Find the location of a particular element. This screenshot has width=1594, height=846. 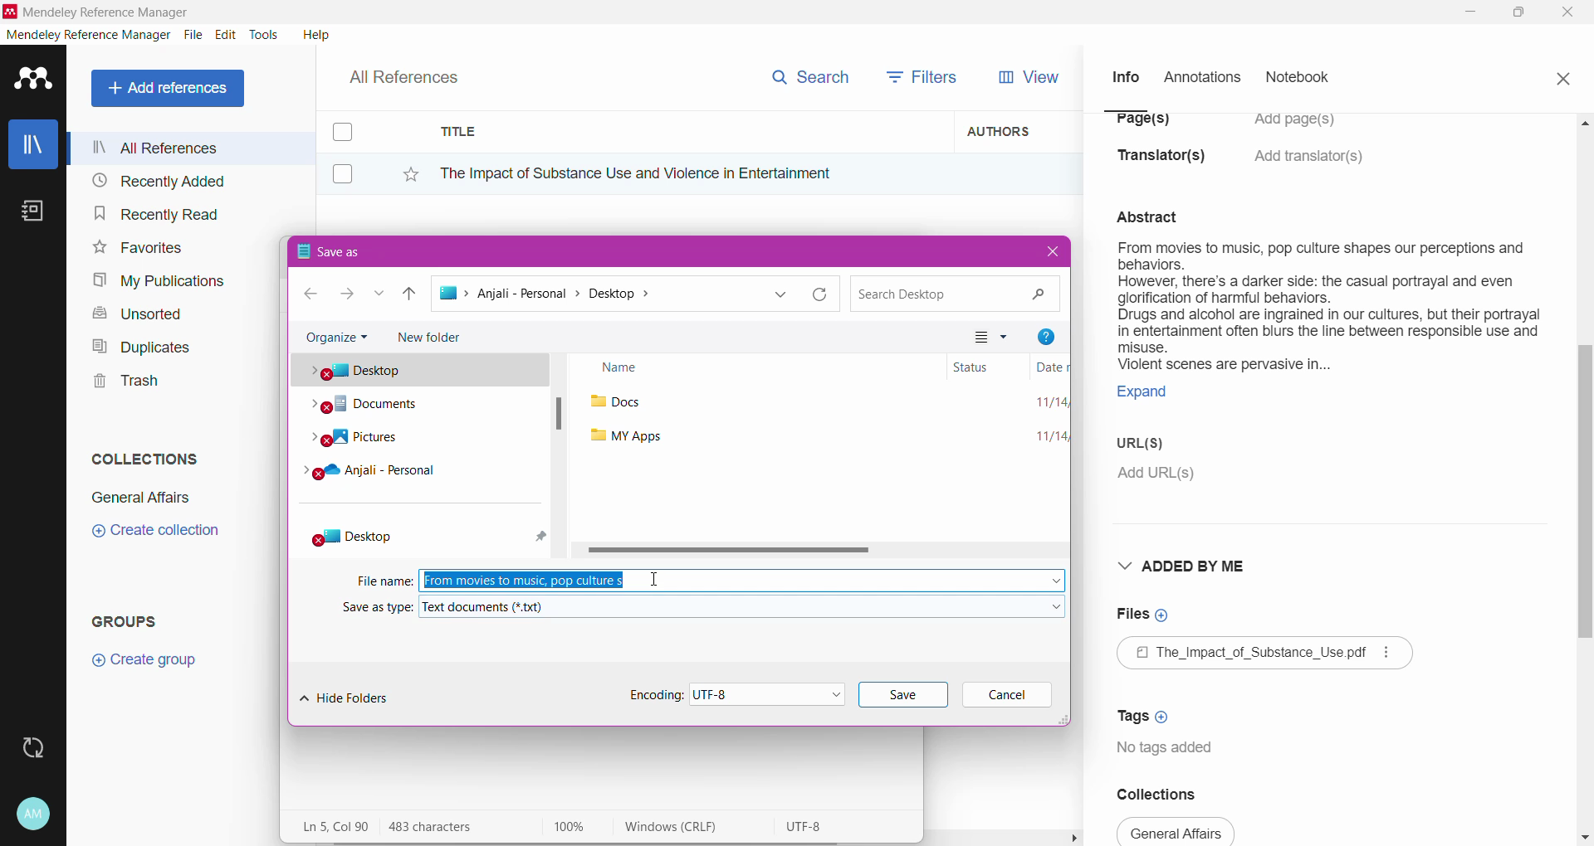

Groups is located at coordinates (131, 620).